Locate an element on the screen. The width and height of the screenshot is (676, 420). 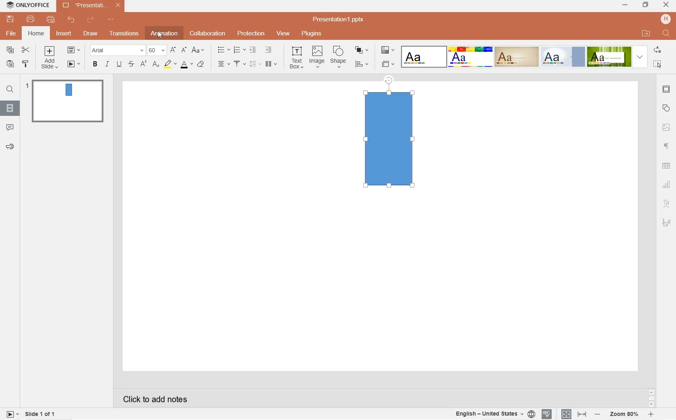
select slide size is located at coordinates (387, 64).